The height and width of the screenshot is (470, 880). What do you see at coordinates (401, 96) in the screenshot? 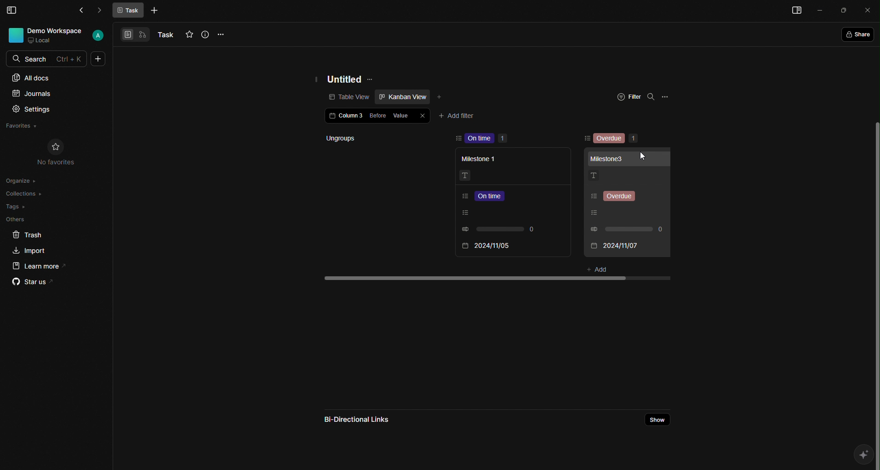
I see `Kanban view` at bounding box center [401, 96].